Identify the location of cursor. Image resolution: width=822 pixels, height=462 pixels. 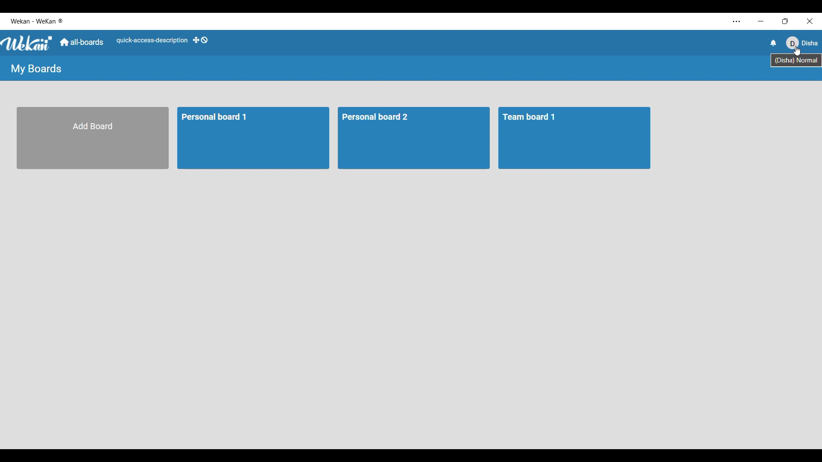
(798, 51).